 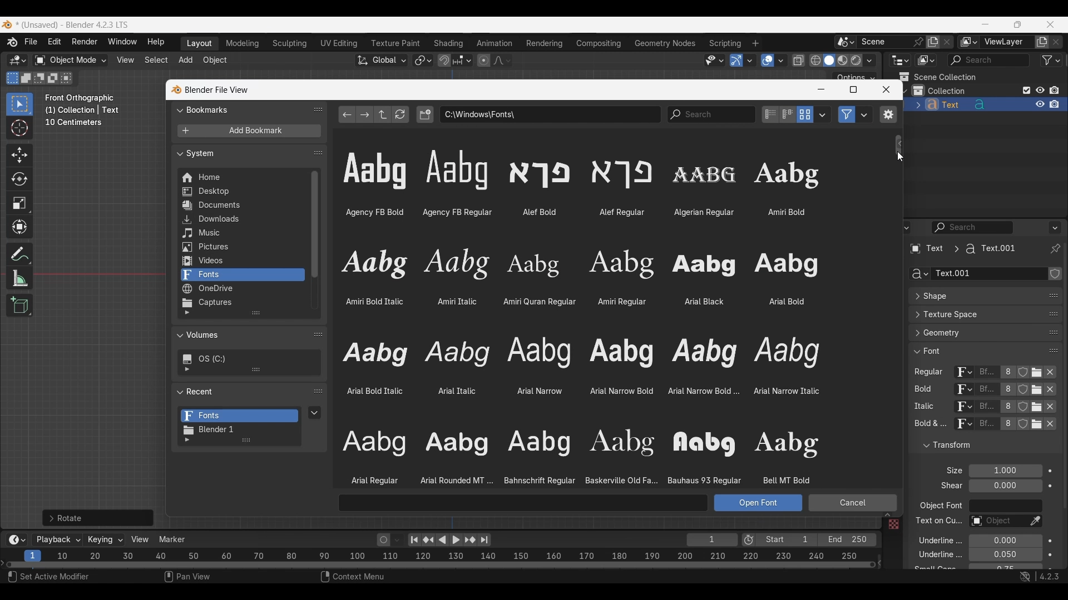 What do you see at coordinates (864, 114) in the screenshot?
I see `Filter settings` at bounding box center [864, 114].